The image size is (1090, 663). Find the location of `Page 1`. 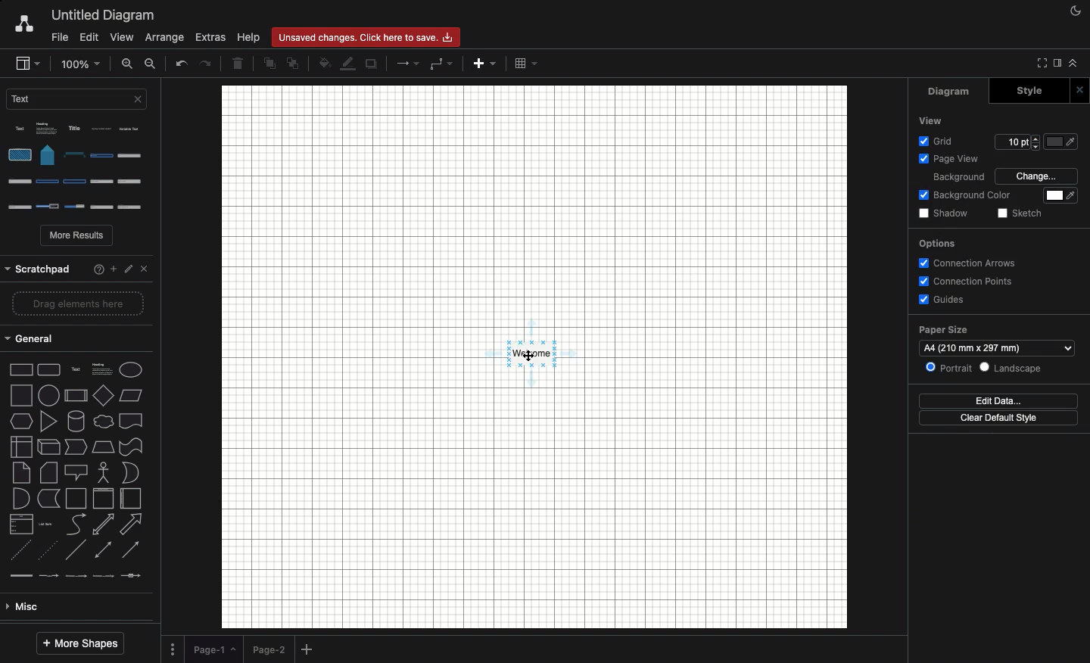

Page 1 is located at coordinates (213, 647).